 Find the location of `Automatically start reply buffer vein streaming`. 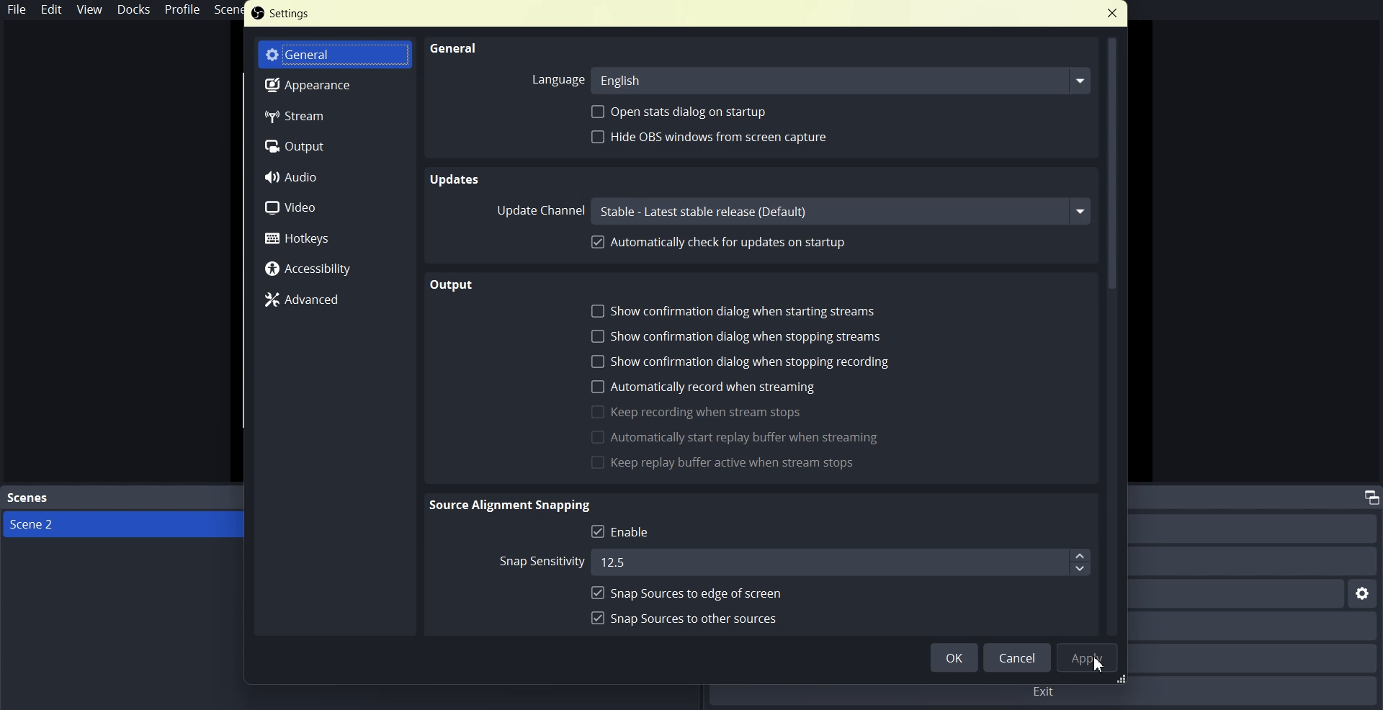

Automatically start reply buffer vein streaming is located at coordinates (735, 437).